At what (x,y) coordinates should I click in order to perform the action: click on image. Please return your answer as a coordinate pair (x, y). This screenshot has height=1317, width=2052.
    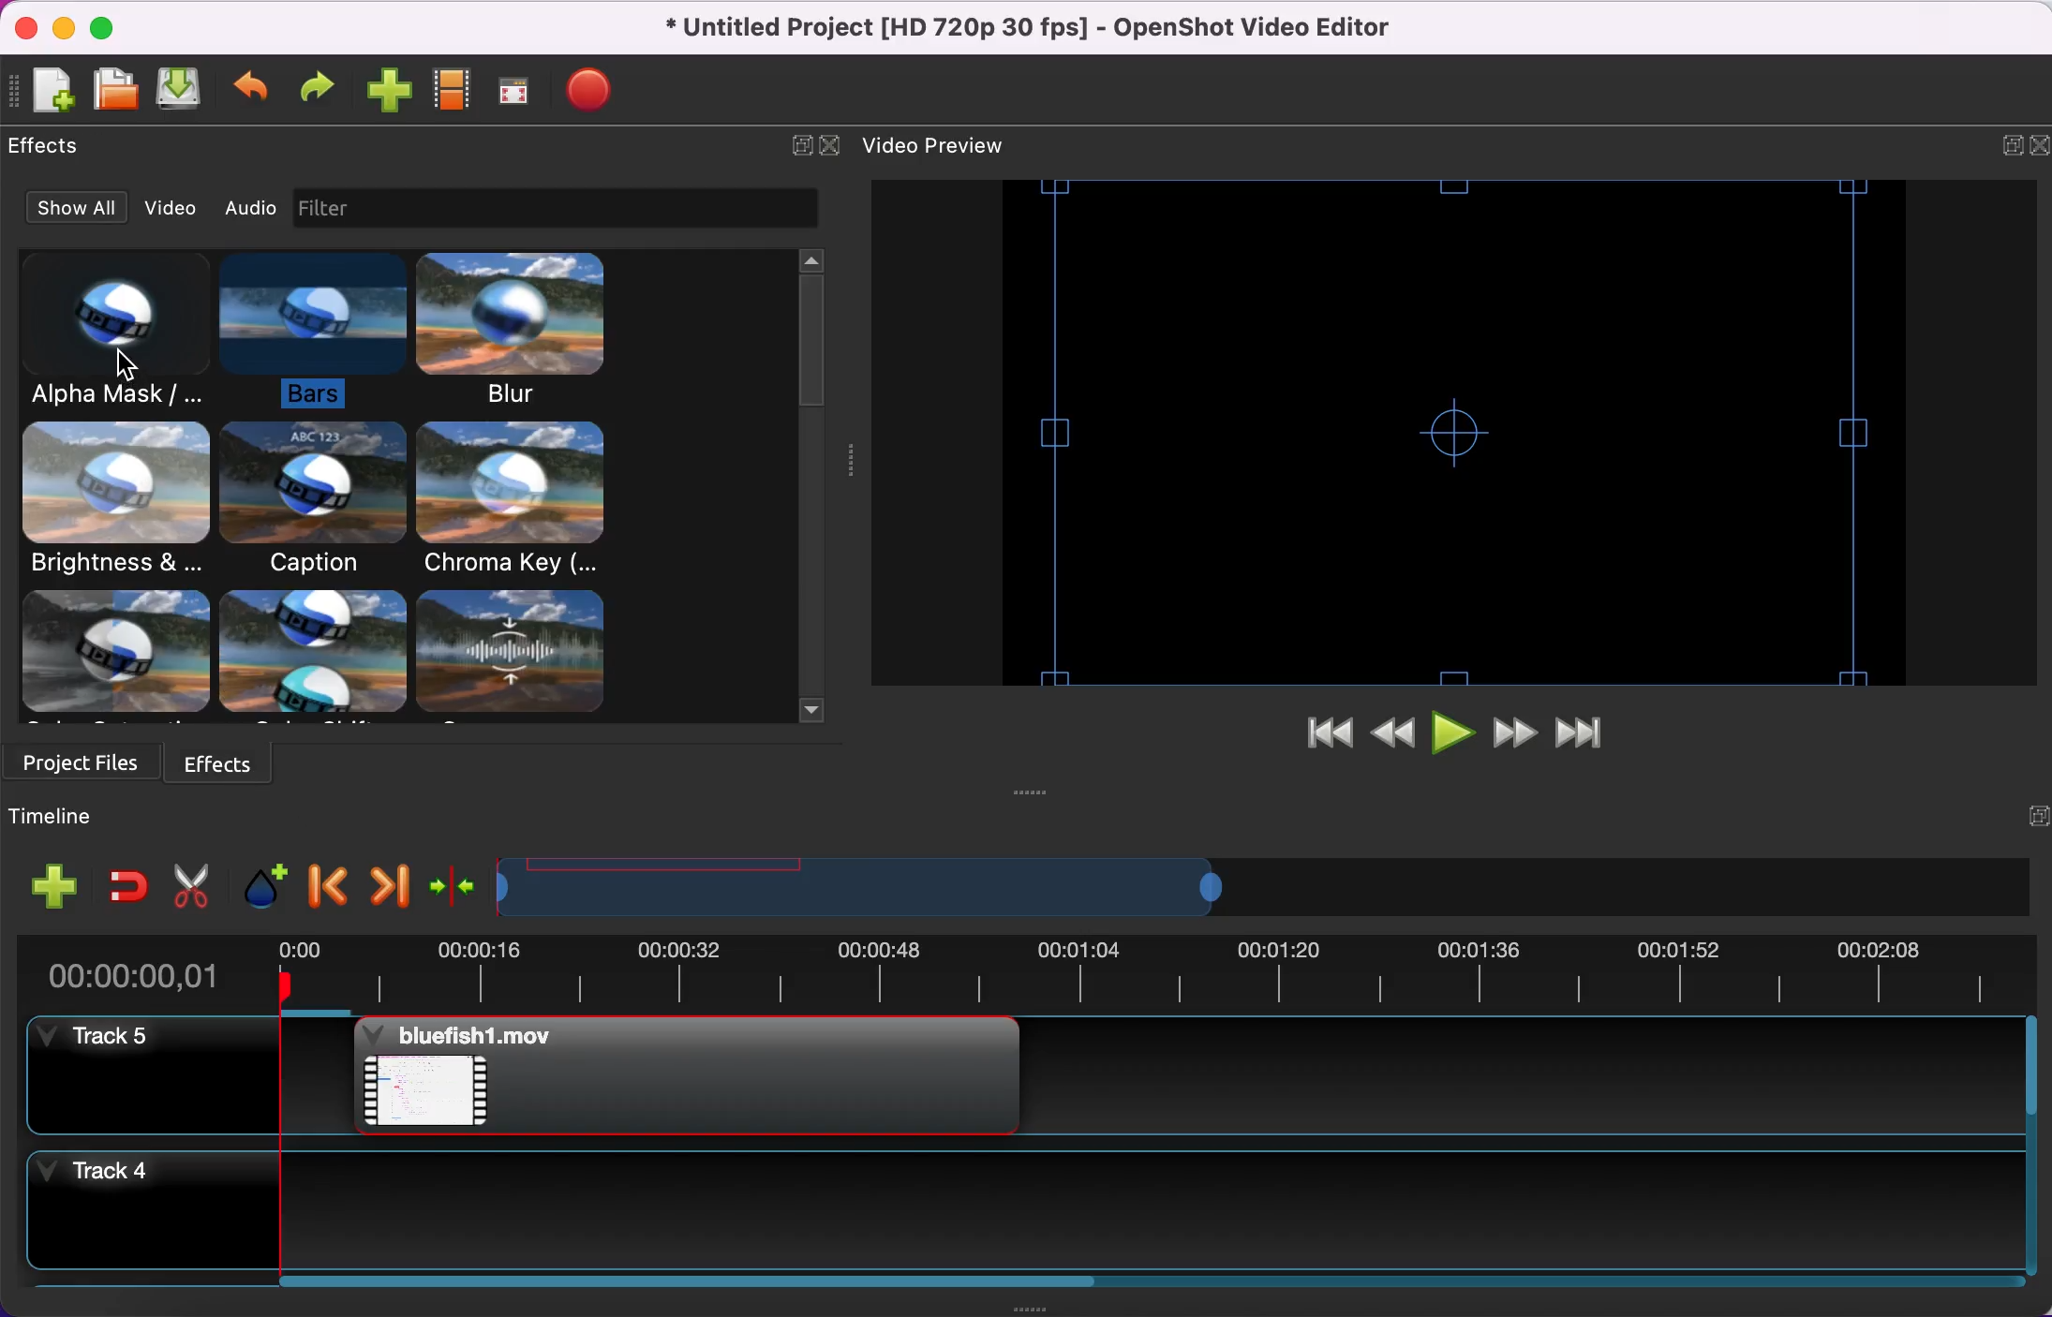
    Looking at the image, I should click on (330, 209).